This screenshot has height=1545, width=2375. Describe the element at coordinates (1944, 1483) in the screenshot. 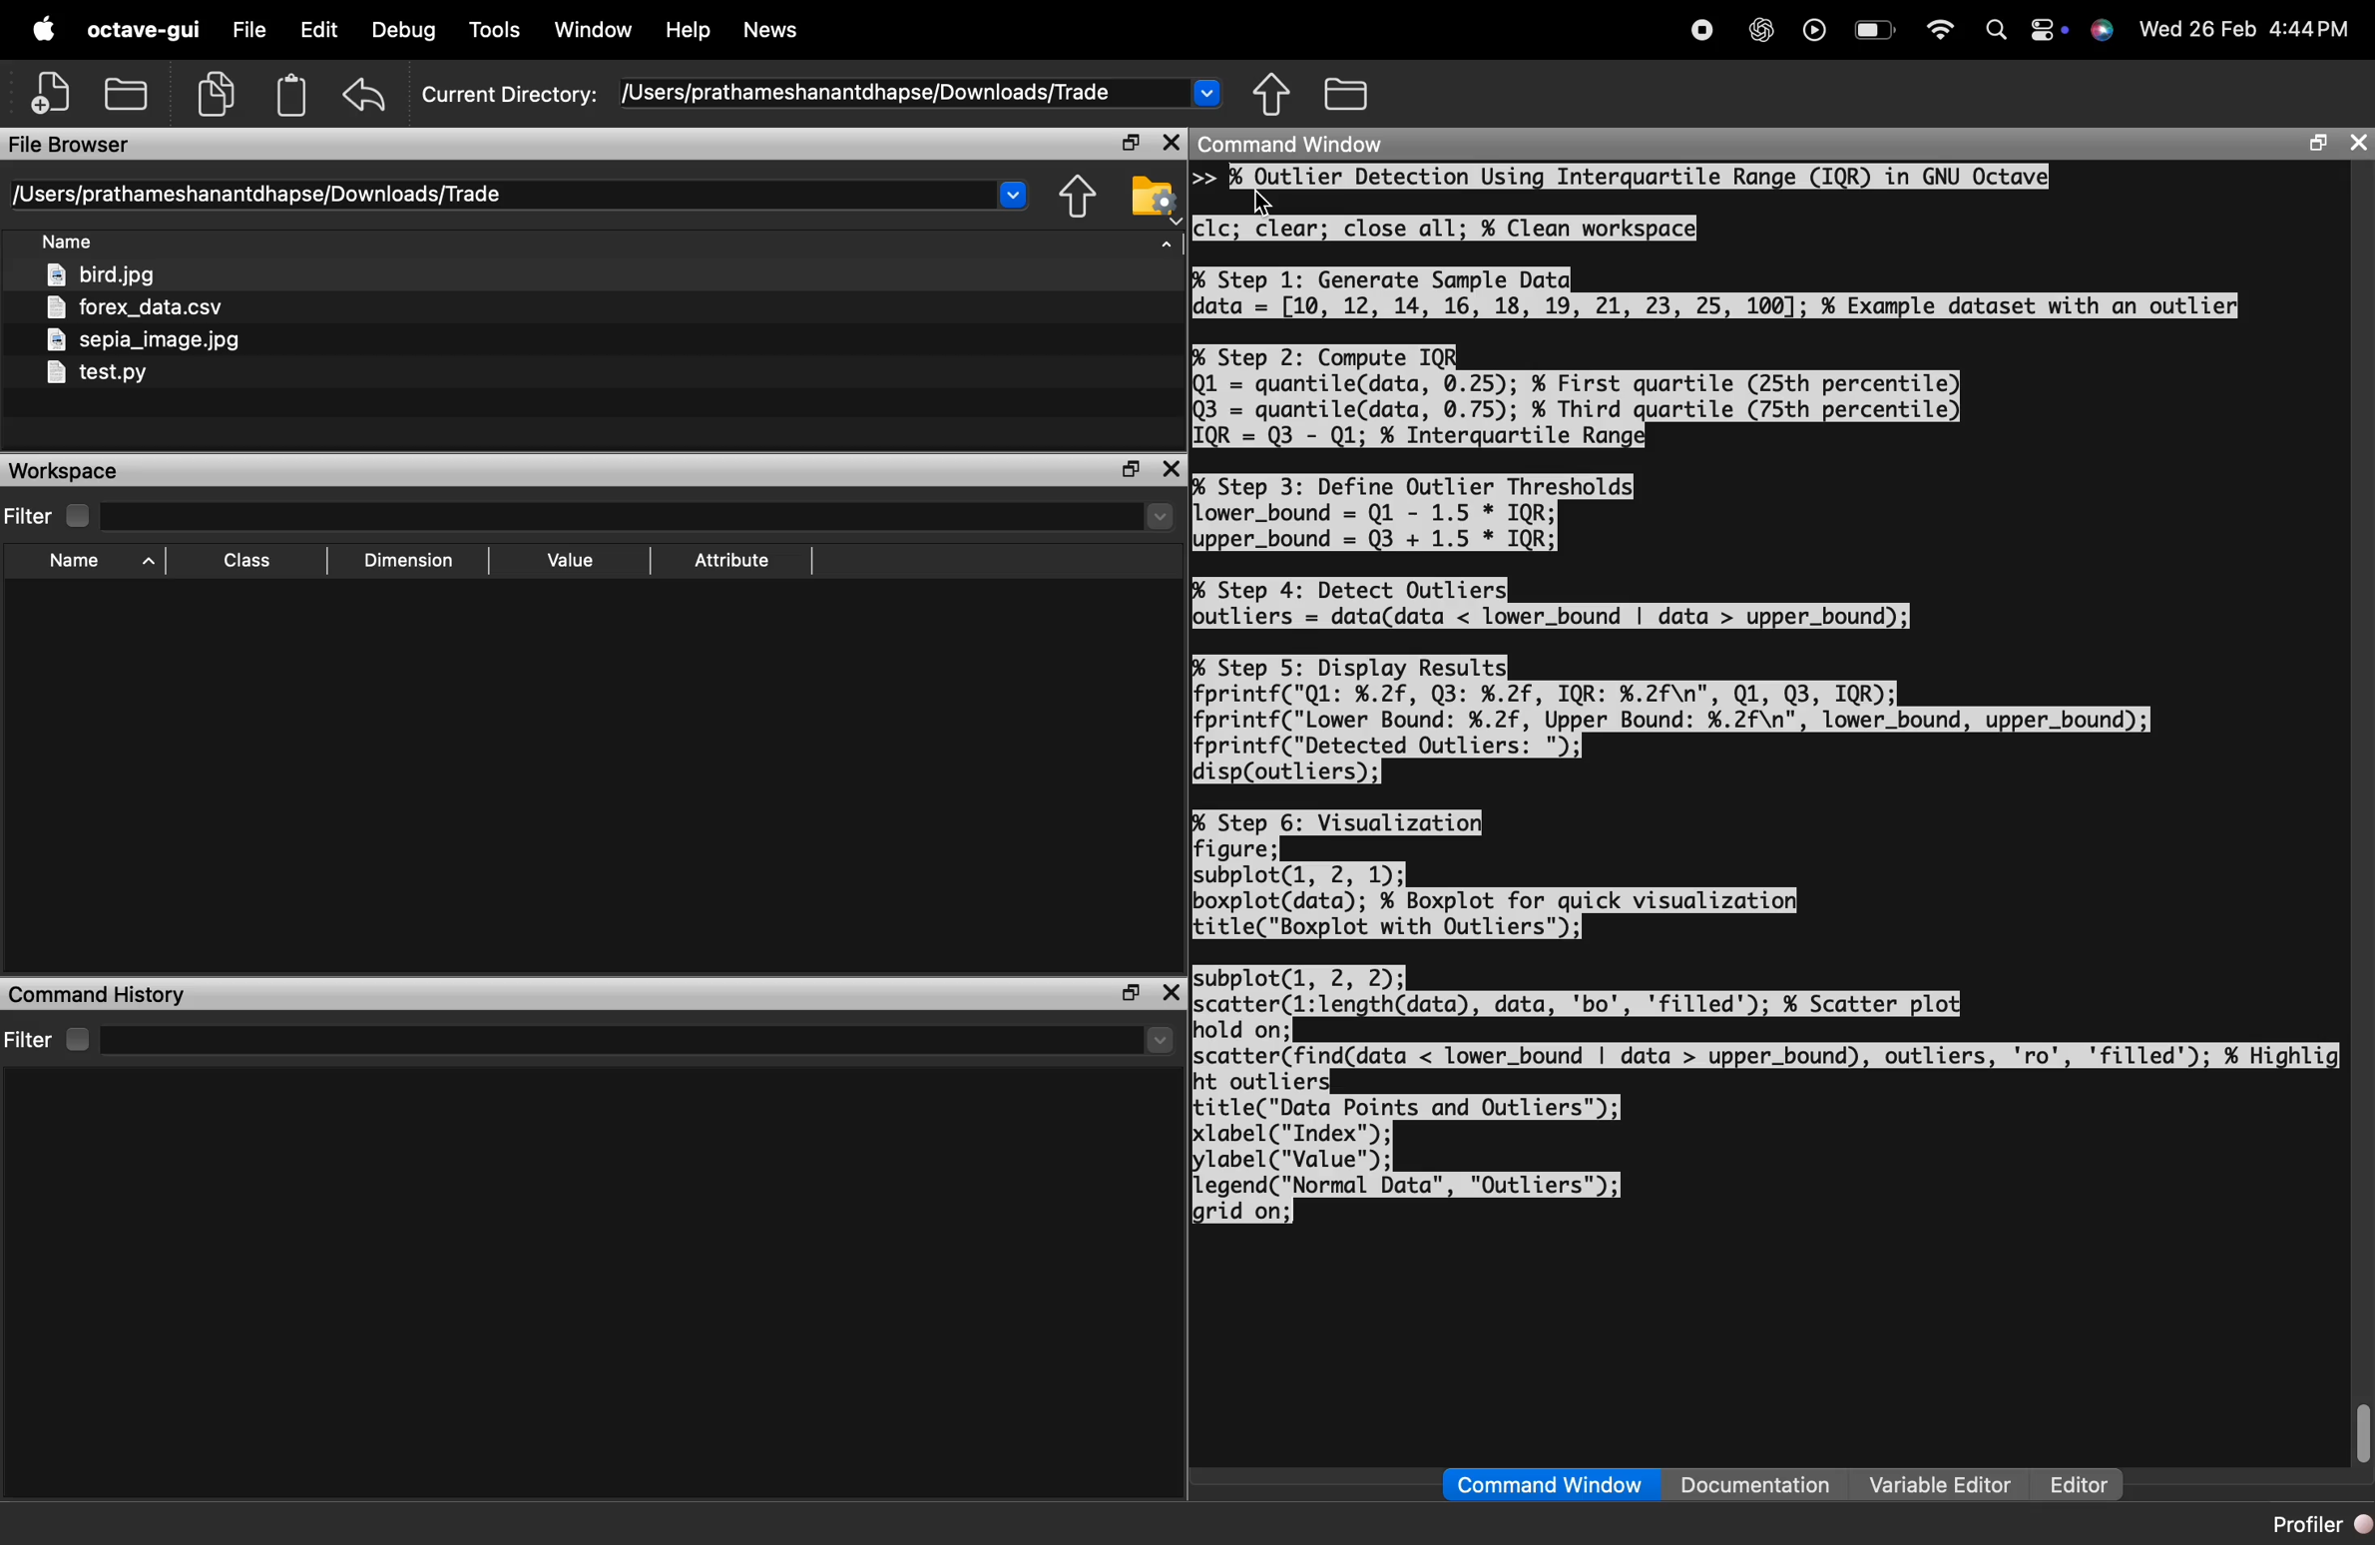

I see `Variable Editor` at that location.